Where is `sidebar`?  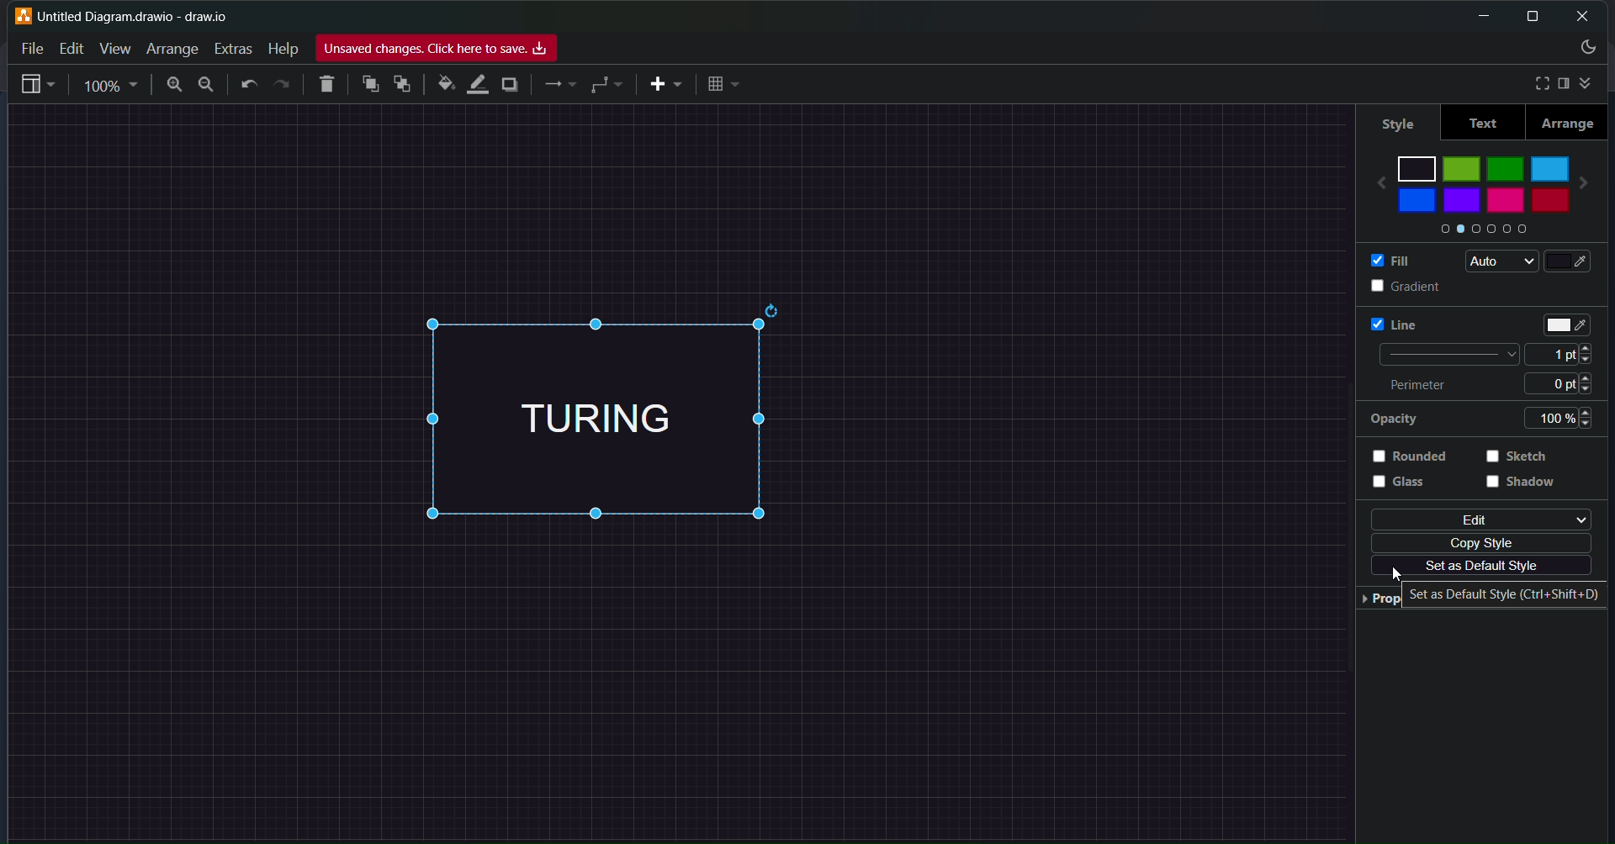
sidebar is located at coordinates (1563, 83).